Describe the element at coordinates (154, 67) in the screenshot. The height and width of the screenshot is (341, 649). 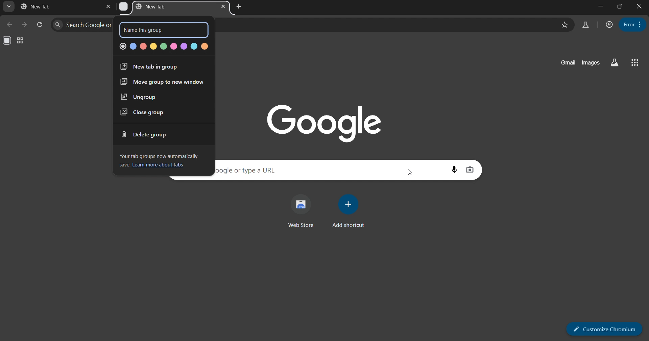
I see `new tab in group` at that location.